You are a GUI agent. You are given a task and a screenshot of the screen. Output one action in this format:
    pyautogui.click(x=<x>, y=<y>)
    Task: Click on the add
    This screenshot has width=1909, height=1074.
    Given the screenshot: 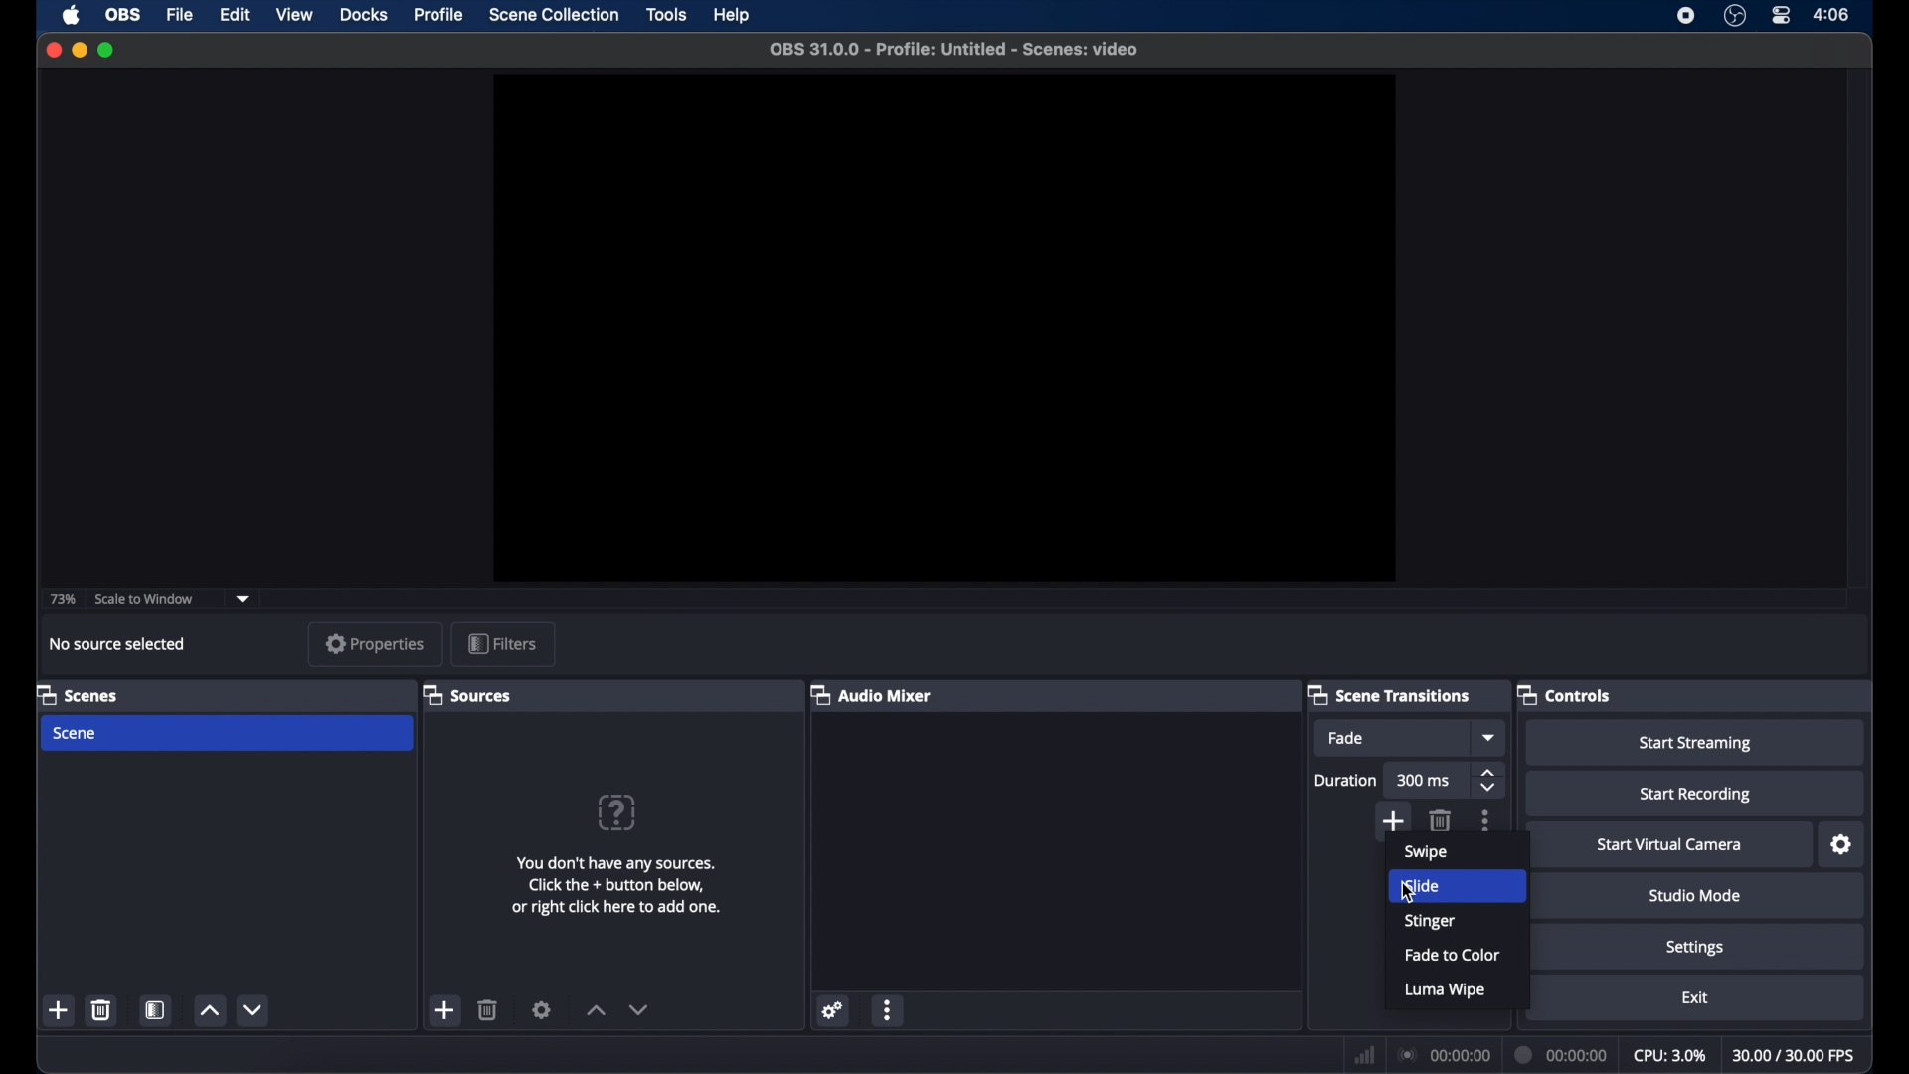 What is the action you would take?
    pyautogui.click(x=443, y=1010)
    